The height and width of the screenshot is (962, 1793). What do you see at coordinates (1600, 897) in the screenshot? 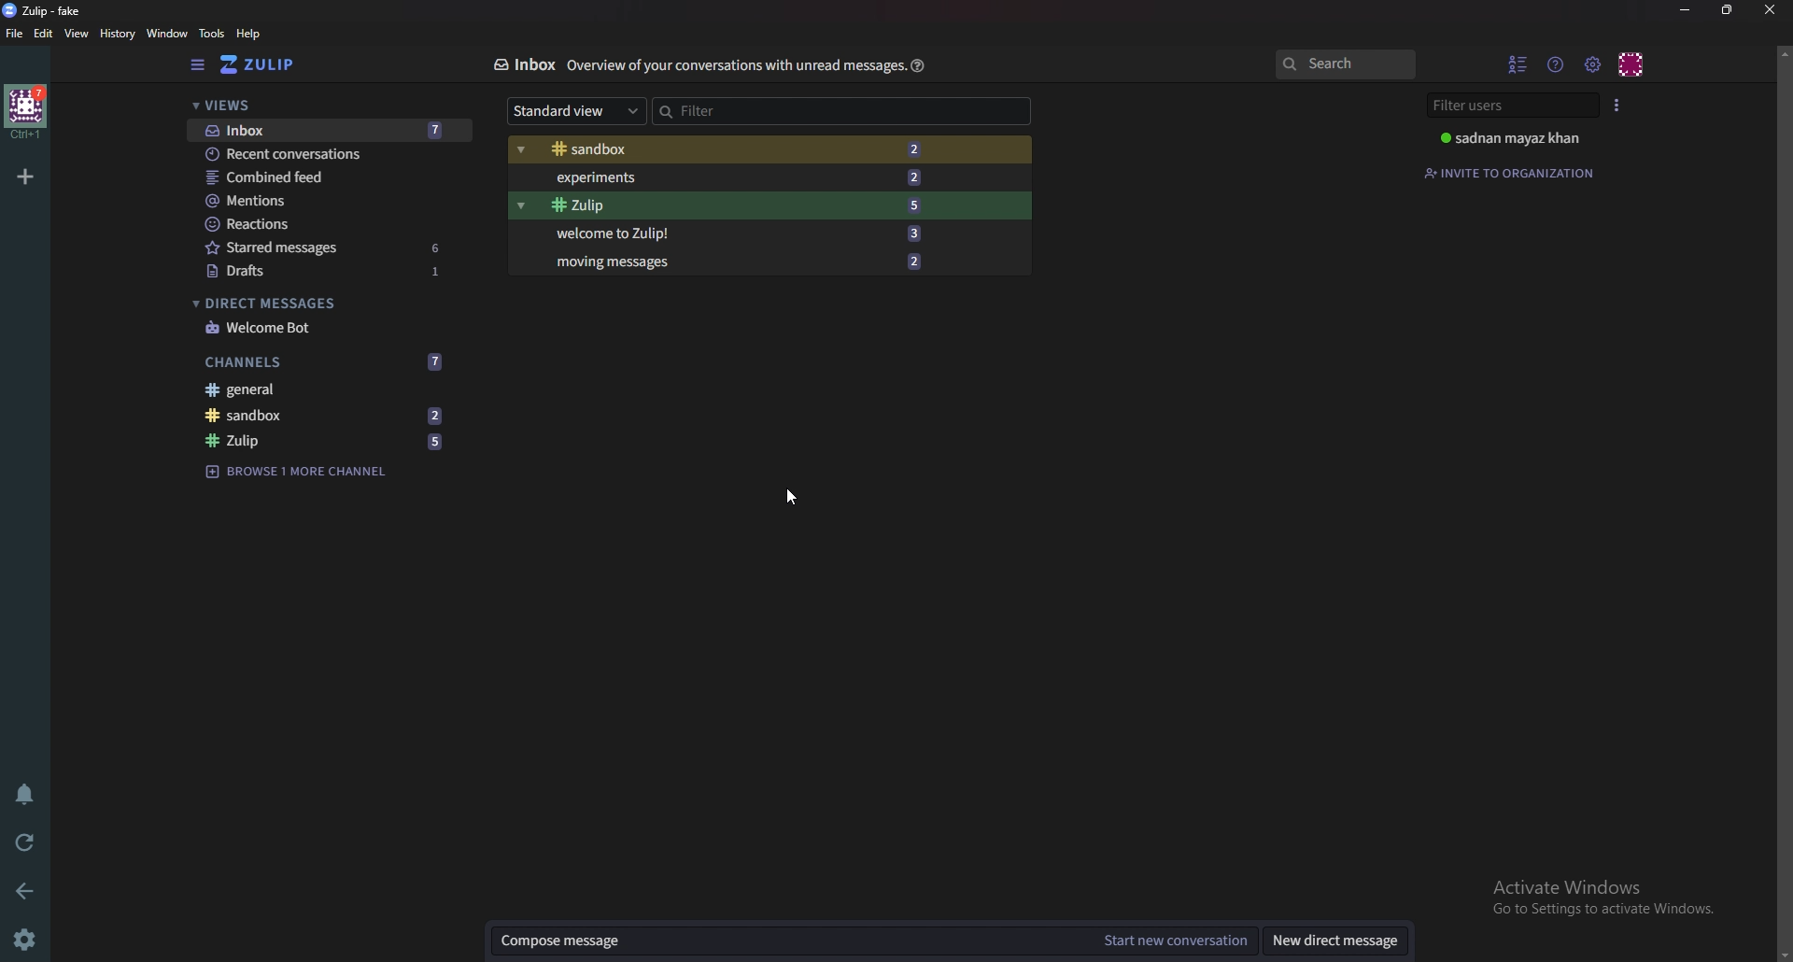
I see `Activate Windows
Go to Settings to activate Windows.` at bounding box center [1600, 897].